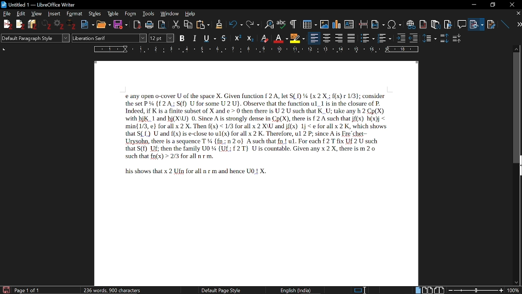 The image size is (522, 294). What do you see at coordinates (46, 4) in the screenshot?
I see `Untitled - LibreOffice Writer` at bounding box center [46, 4].